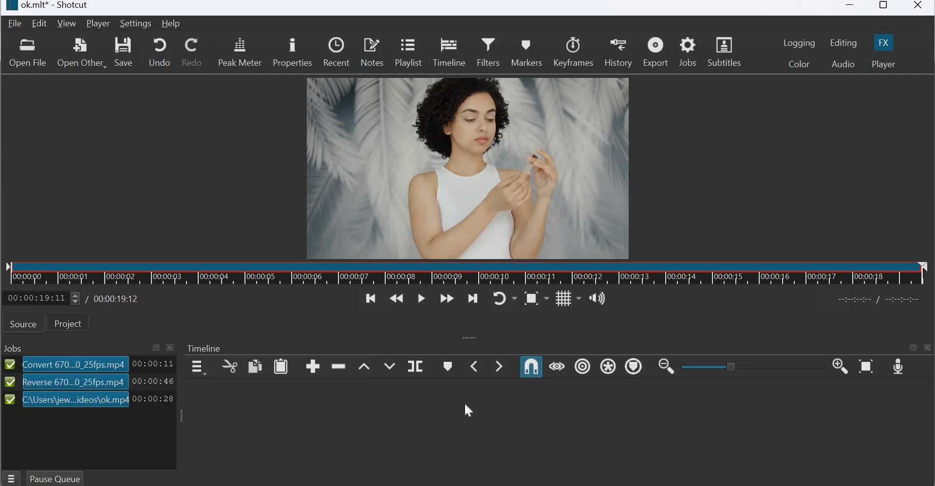 This screenshot has height=486, width=935. What do you see at coordinates (748, 366) in the screenshot?
I see `toggle` at bounding box center [748, 366].